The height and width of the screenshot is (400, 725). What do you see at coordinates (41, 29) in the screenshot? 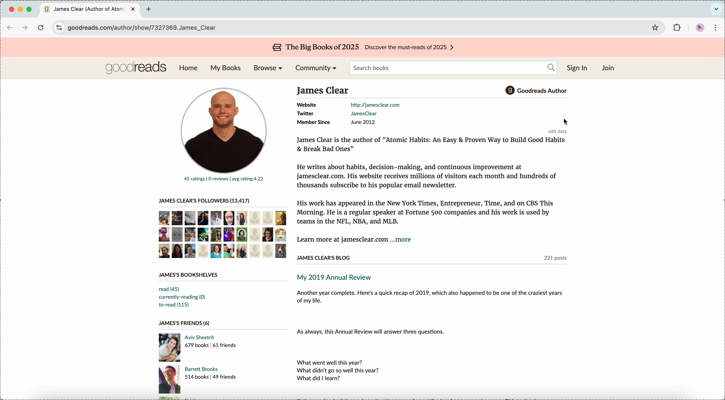
I see `refresh page` at bounding box center [41, 29].